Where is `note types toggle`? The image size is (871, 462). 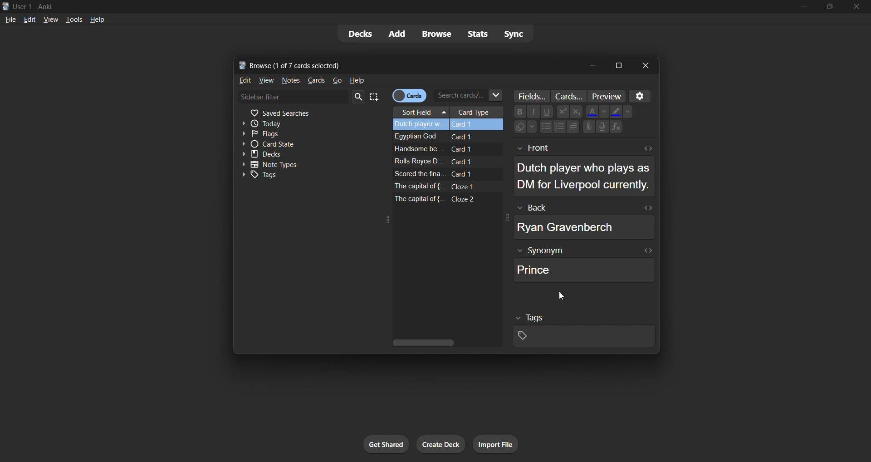
note types toggle is located at coordinates (291, 164).